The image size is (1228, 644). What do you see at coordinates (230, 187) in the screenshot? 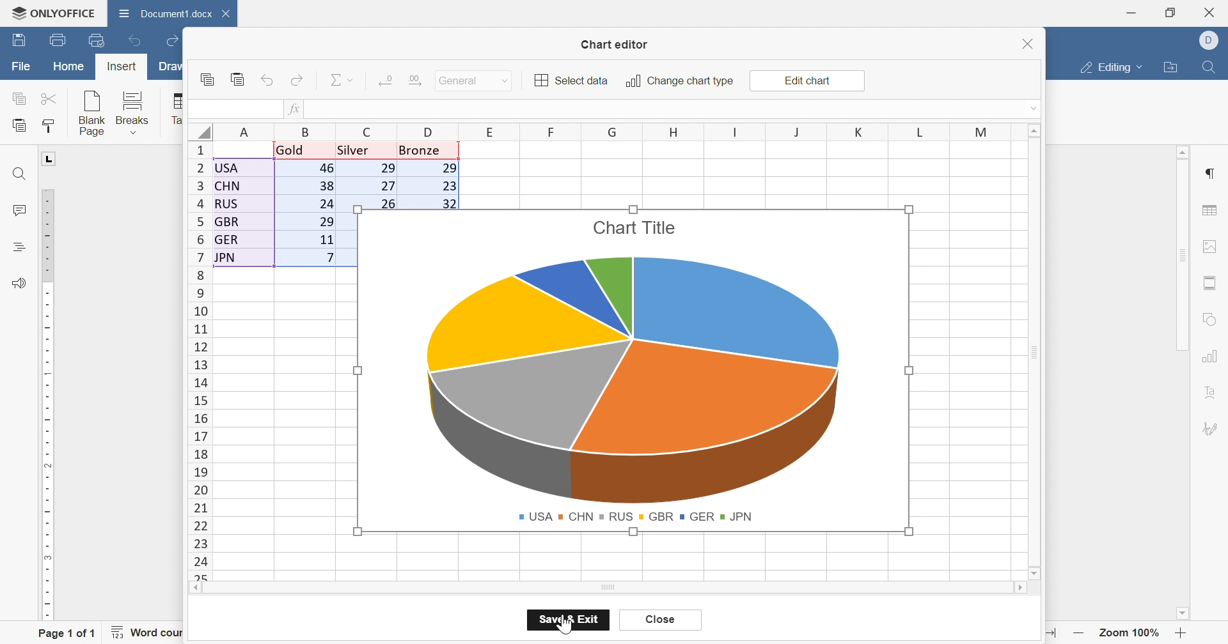
I see `CHN` at bounding box center [230, 187].